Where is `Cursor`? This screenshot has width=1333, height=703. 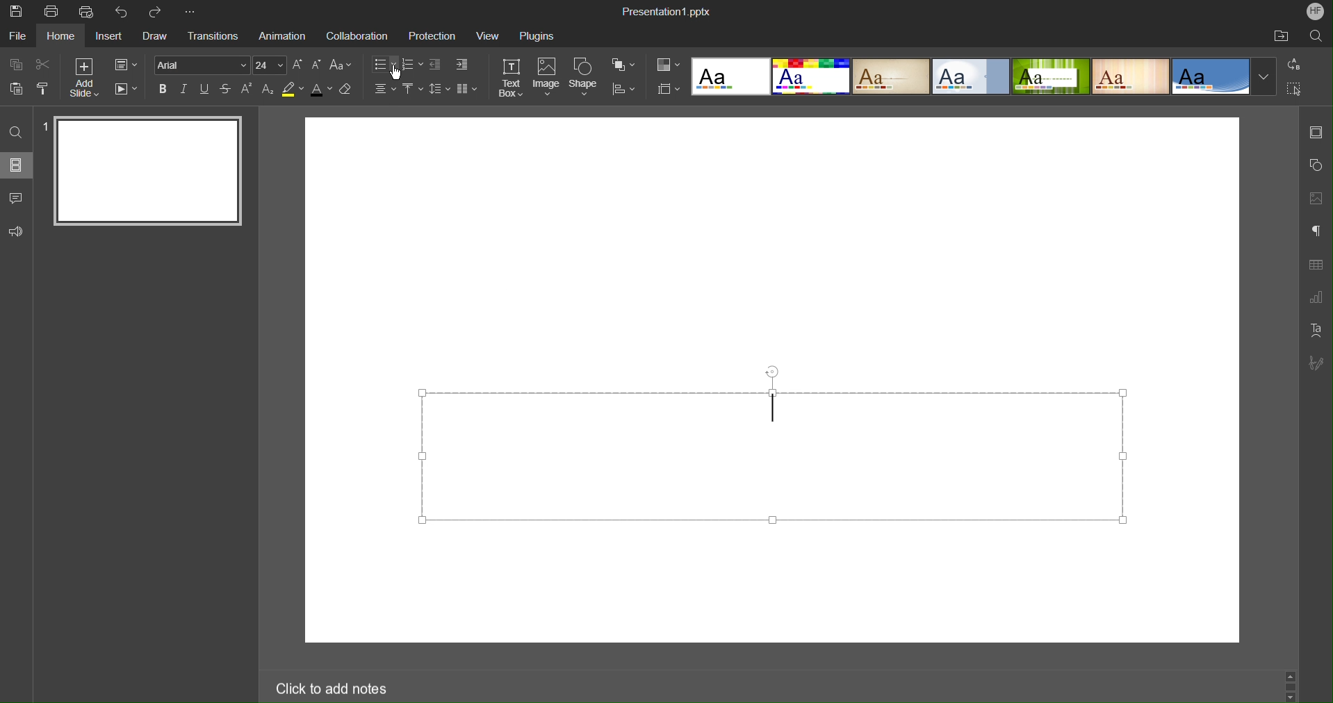
Cursor is located at coordinates (395, 72).